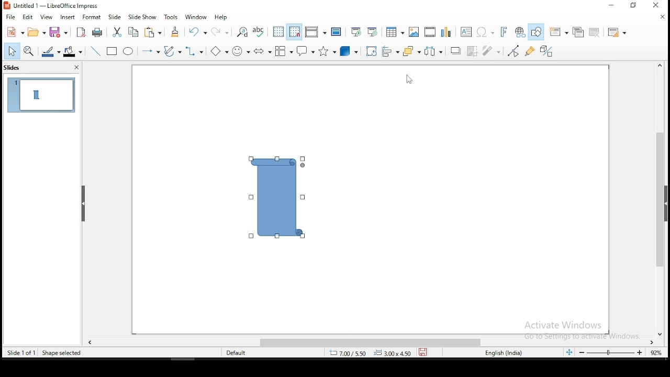 The image size is (670, 377). I want to click on default, so click(236, 353).